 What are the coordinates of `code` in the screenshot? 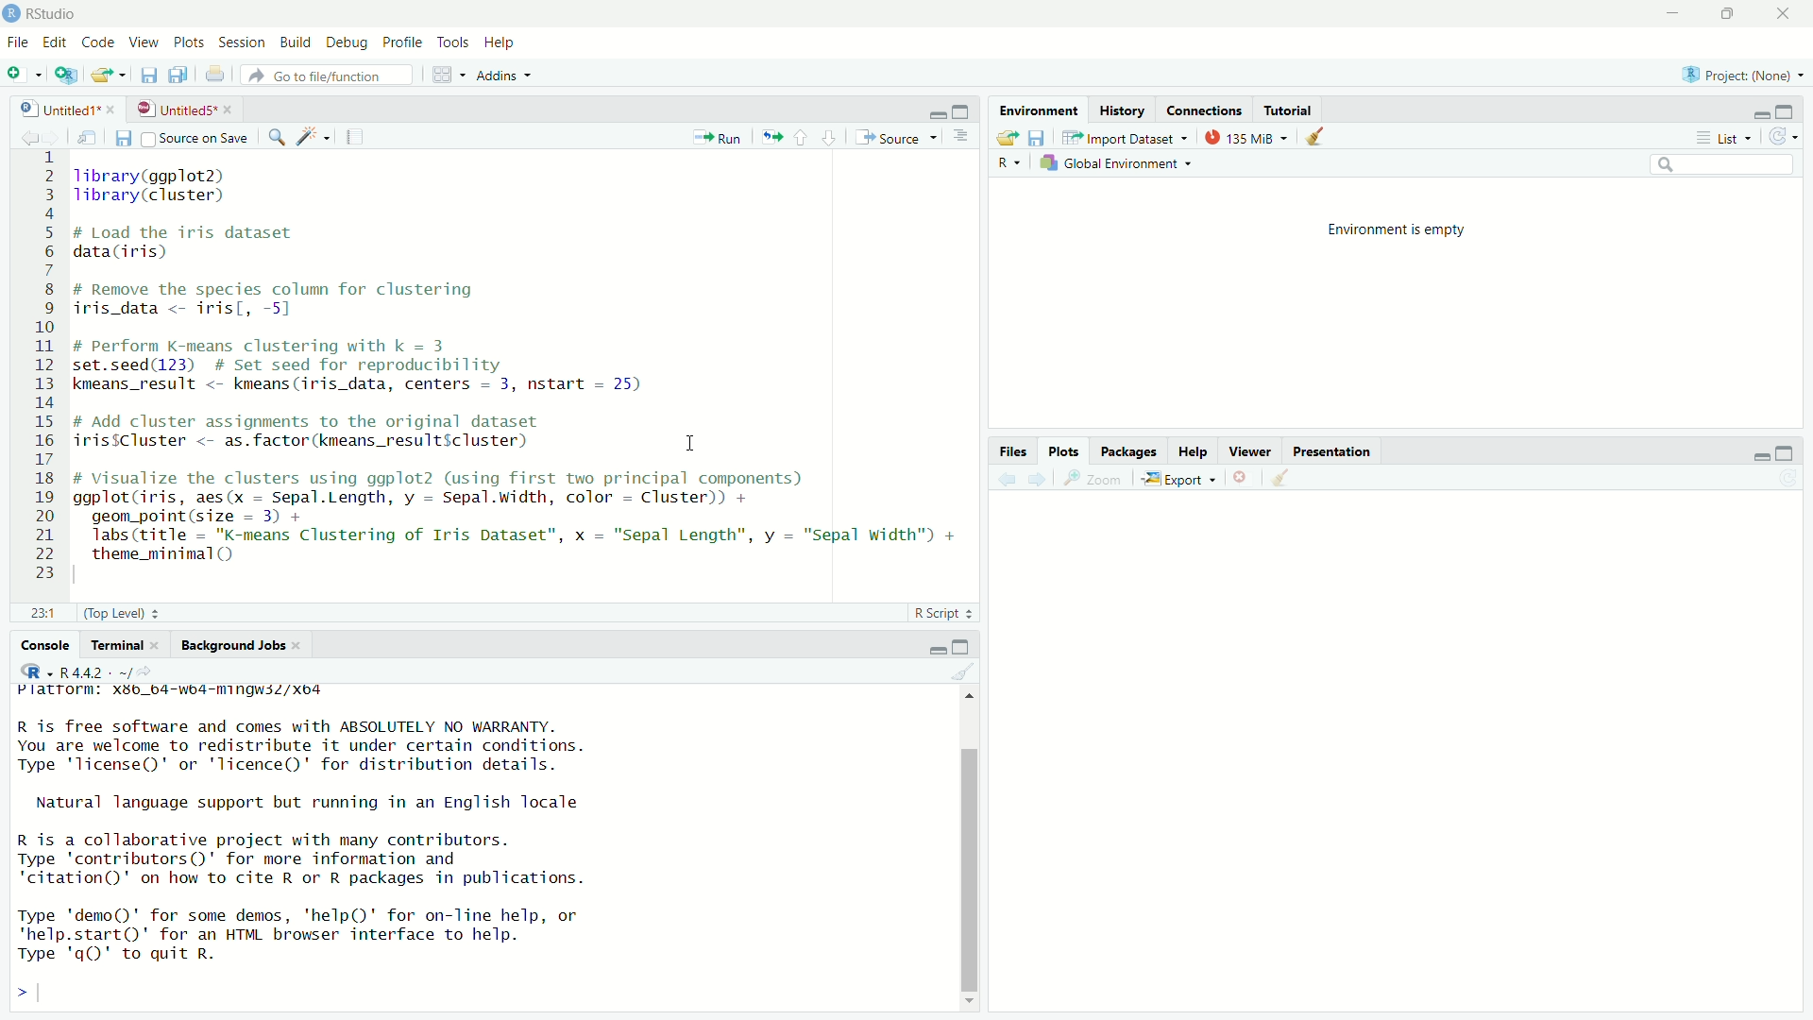 It's located at (96, 42).